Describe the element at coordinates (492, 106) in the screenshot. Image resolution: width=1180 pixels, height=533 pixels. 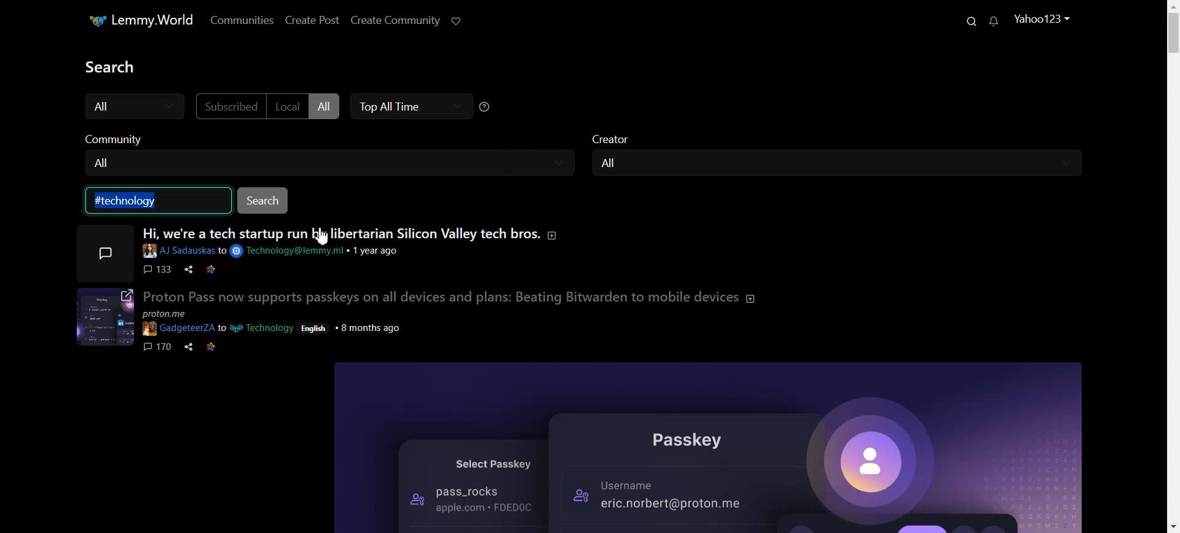
I see `Sorting Help` at that location.